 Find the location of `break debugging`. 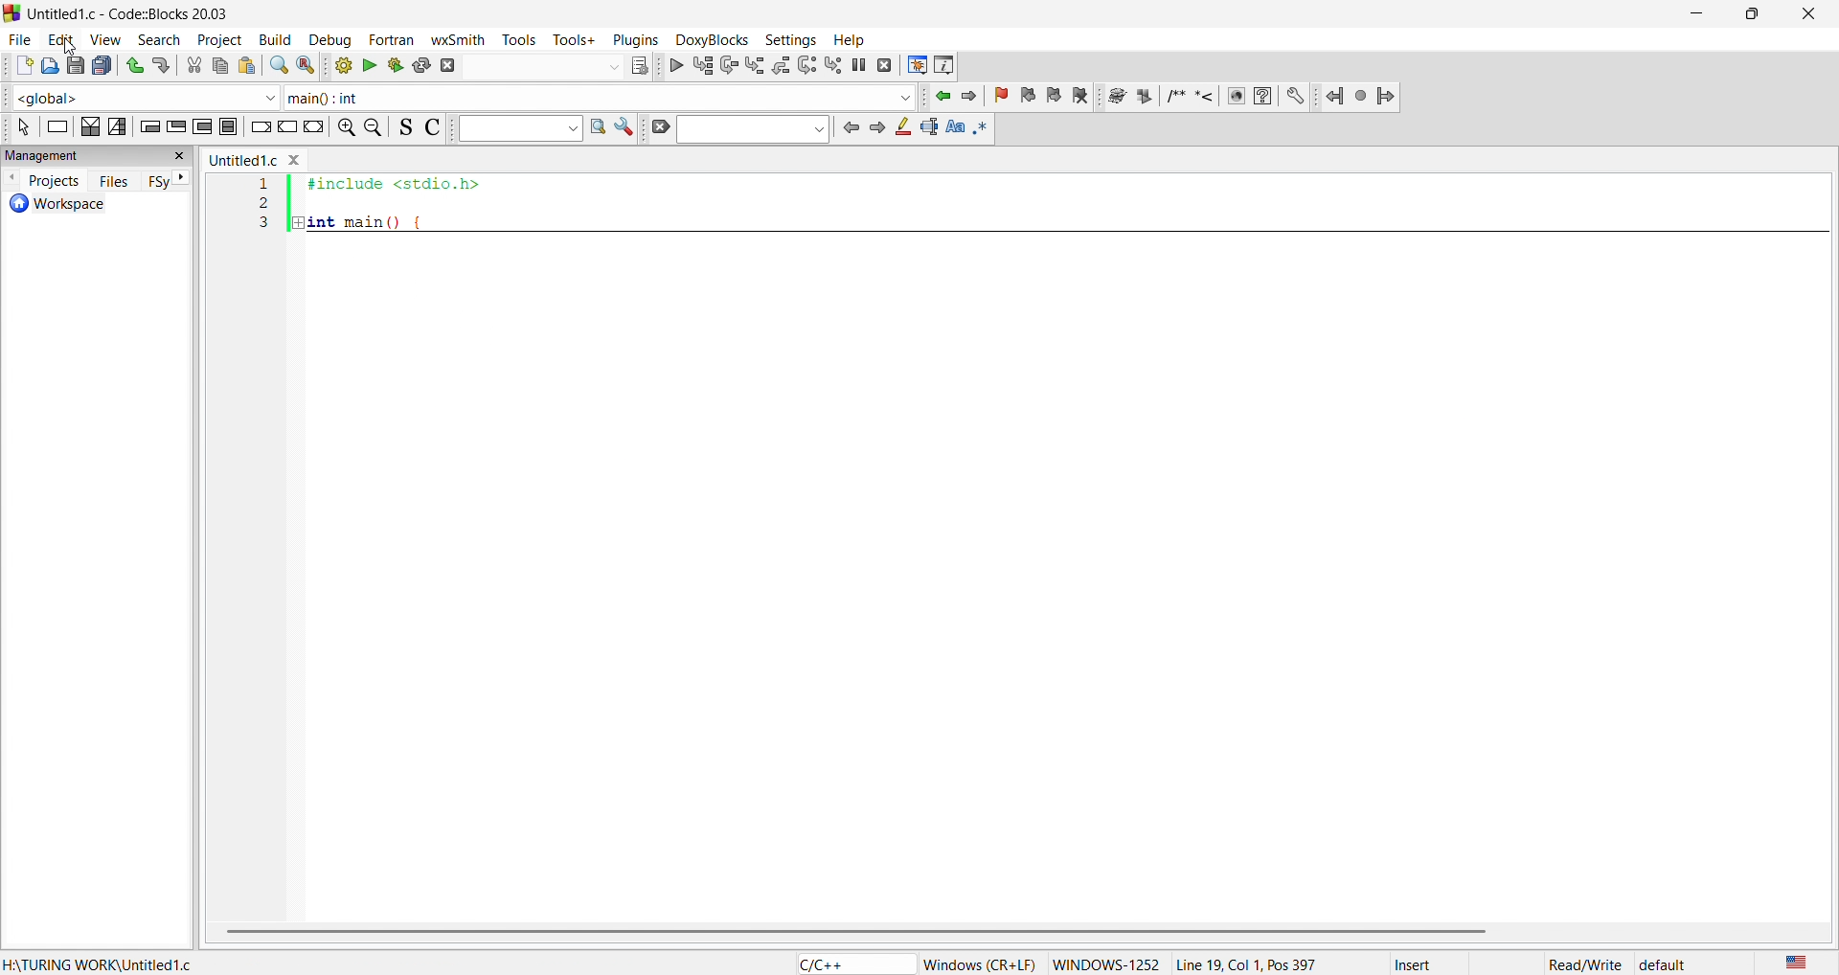

break debugging is located at coordinates (860, 65).